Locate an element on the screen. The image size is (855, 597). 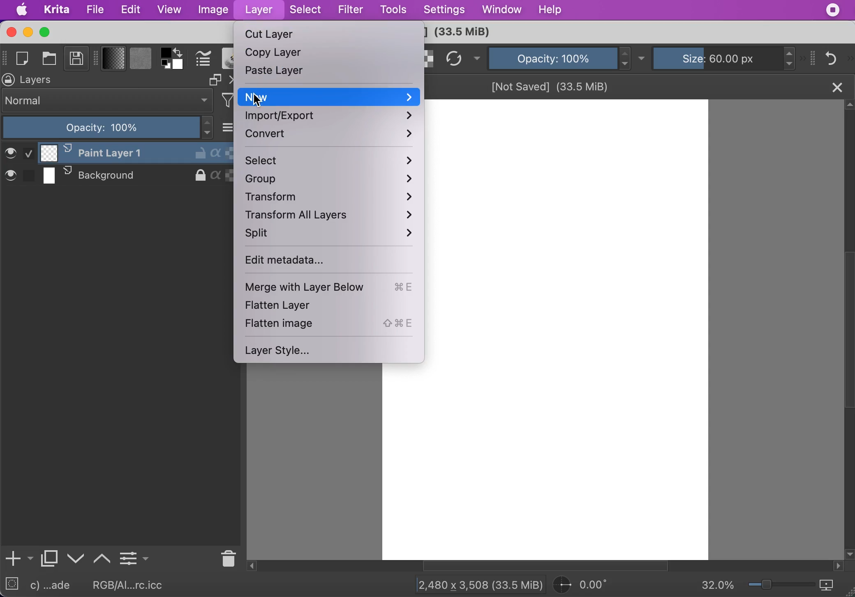
edit is located at coordinates (131, 10).